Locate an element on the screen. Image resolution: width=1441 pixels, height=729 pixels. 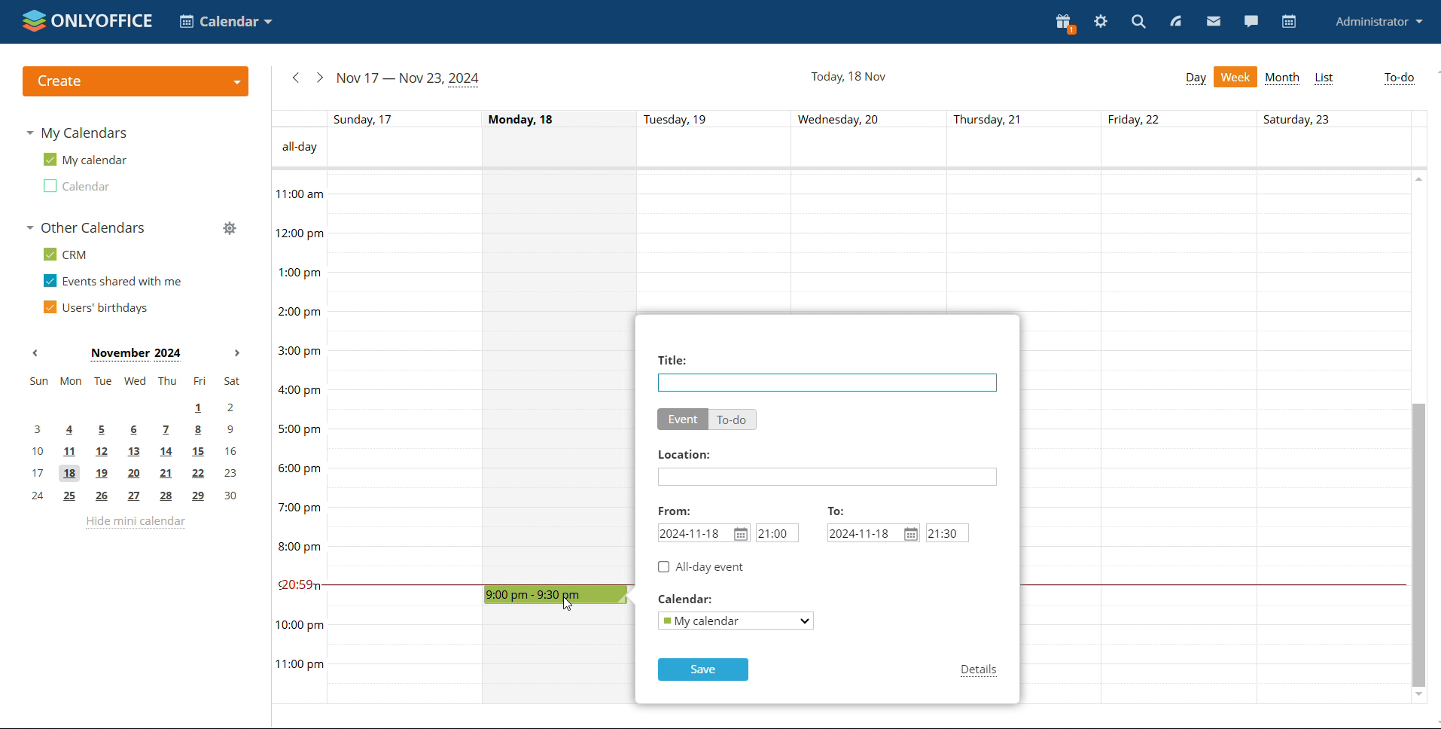
start time is located at coordinates (778, 532).